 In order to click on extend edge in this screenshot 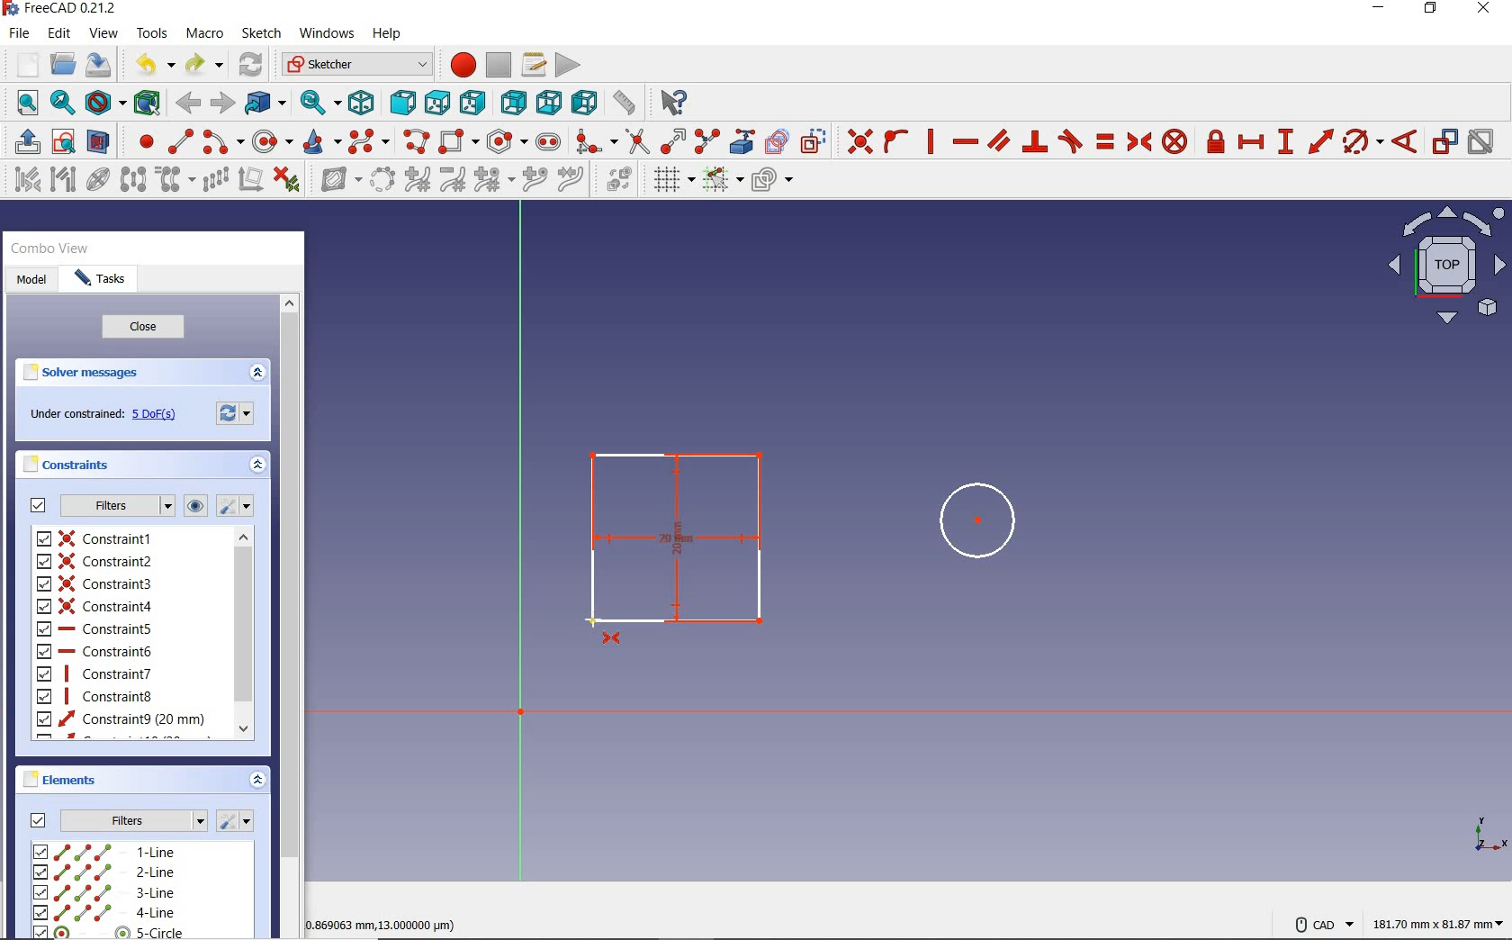, I will do `click(672, 140)`.